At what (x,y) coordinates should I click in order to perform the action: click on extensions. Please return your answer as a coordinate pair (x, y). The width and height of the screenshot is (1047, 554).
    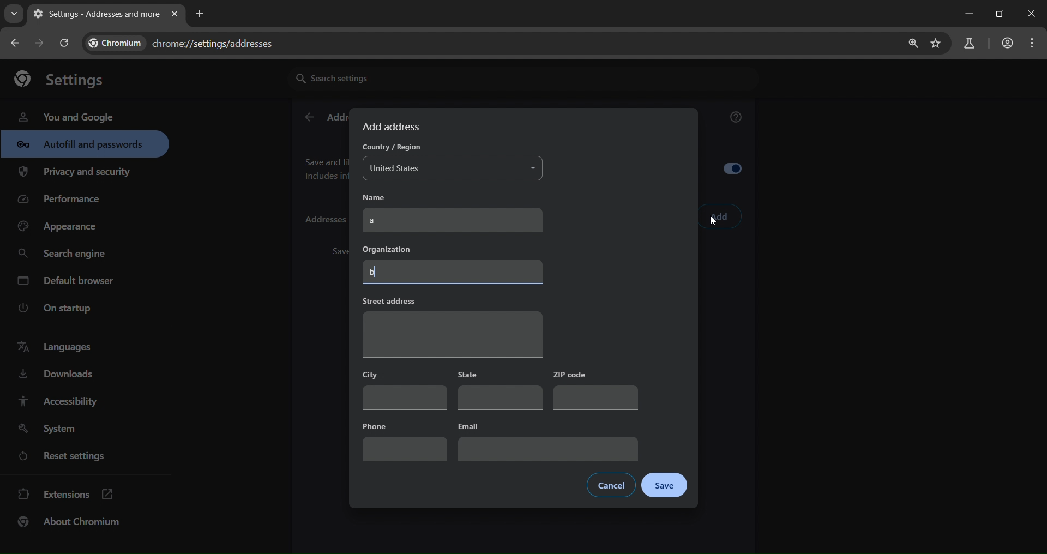
    Looking at the image, I should click on (66, 493).